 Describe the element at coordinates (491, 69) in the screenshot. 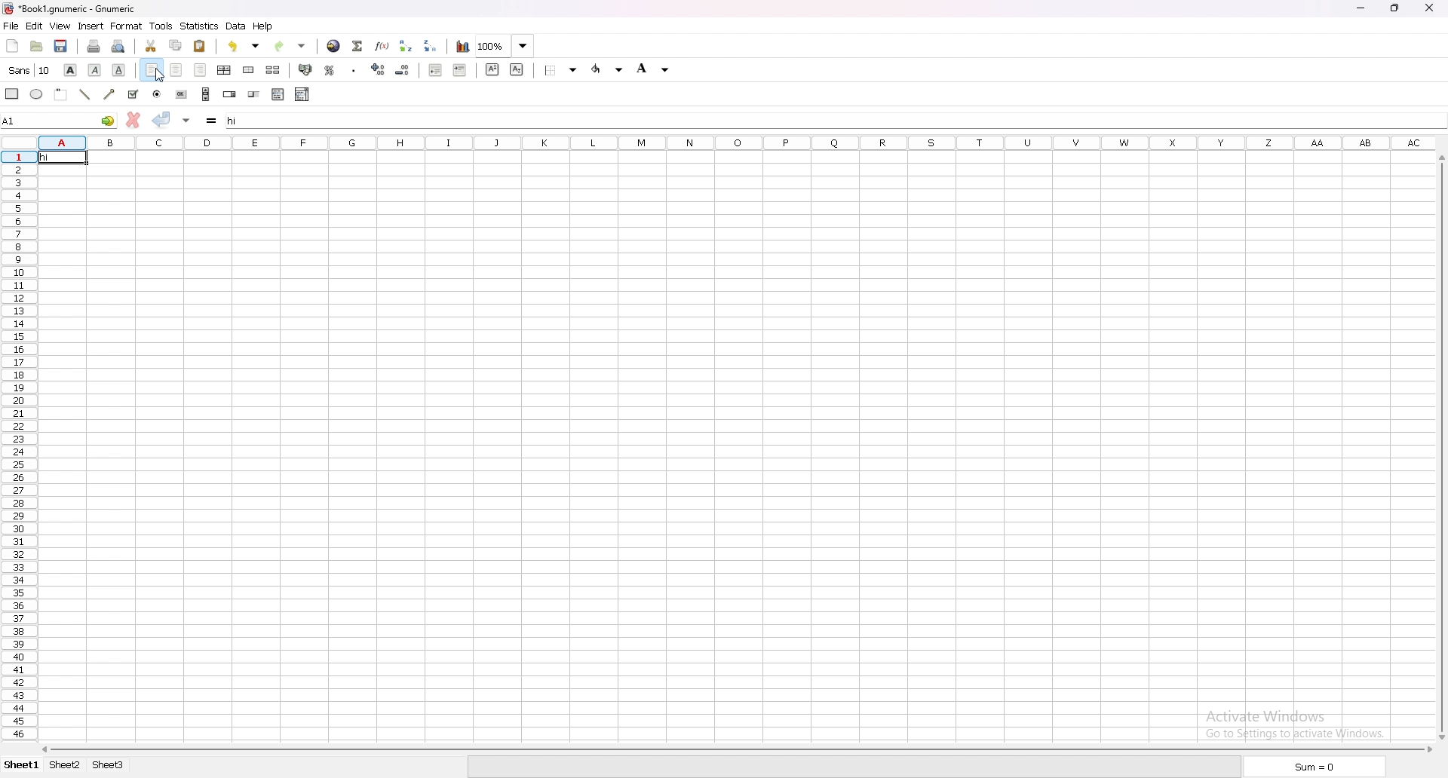

I see `superscript` at that location.